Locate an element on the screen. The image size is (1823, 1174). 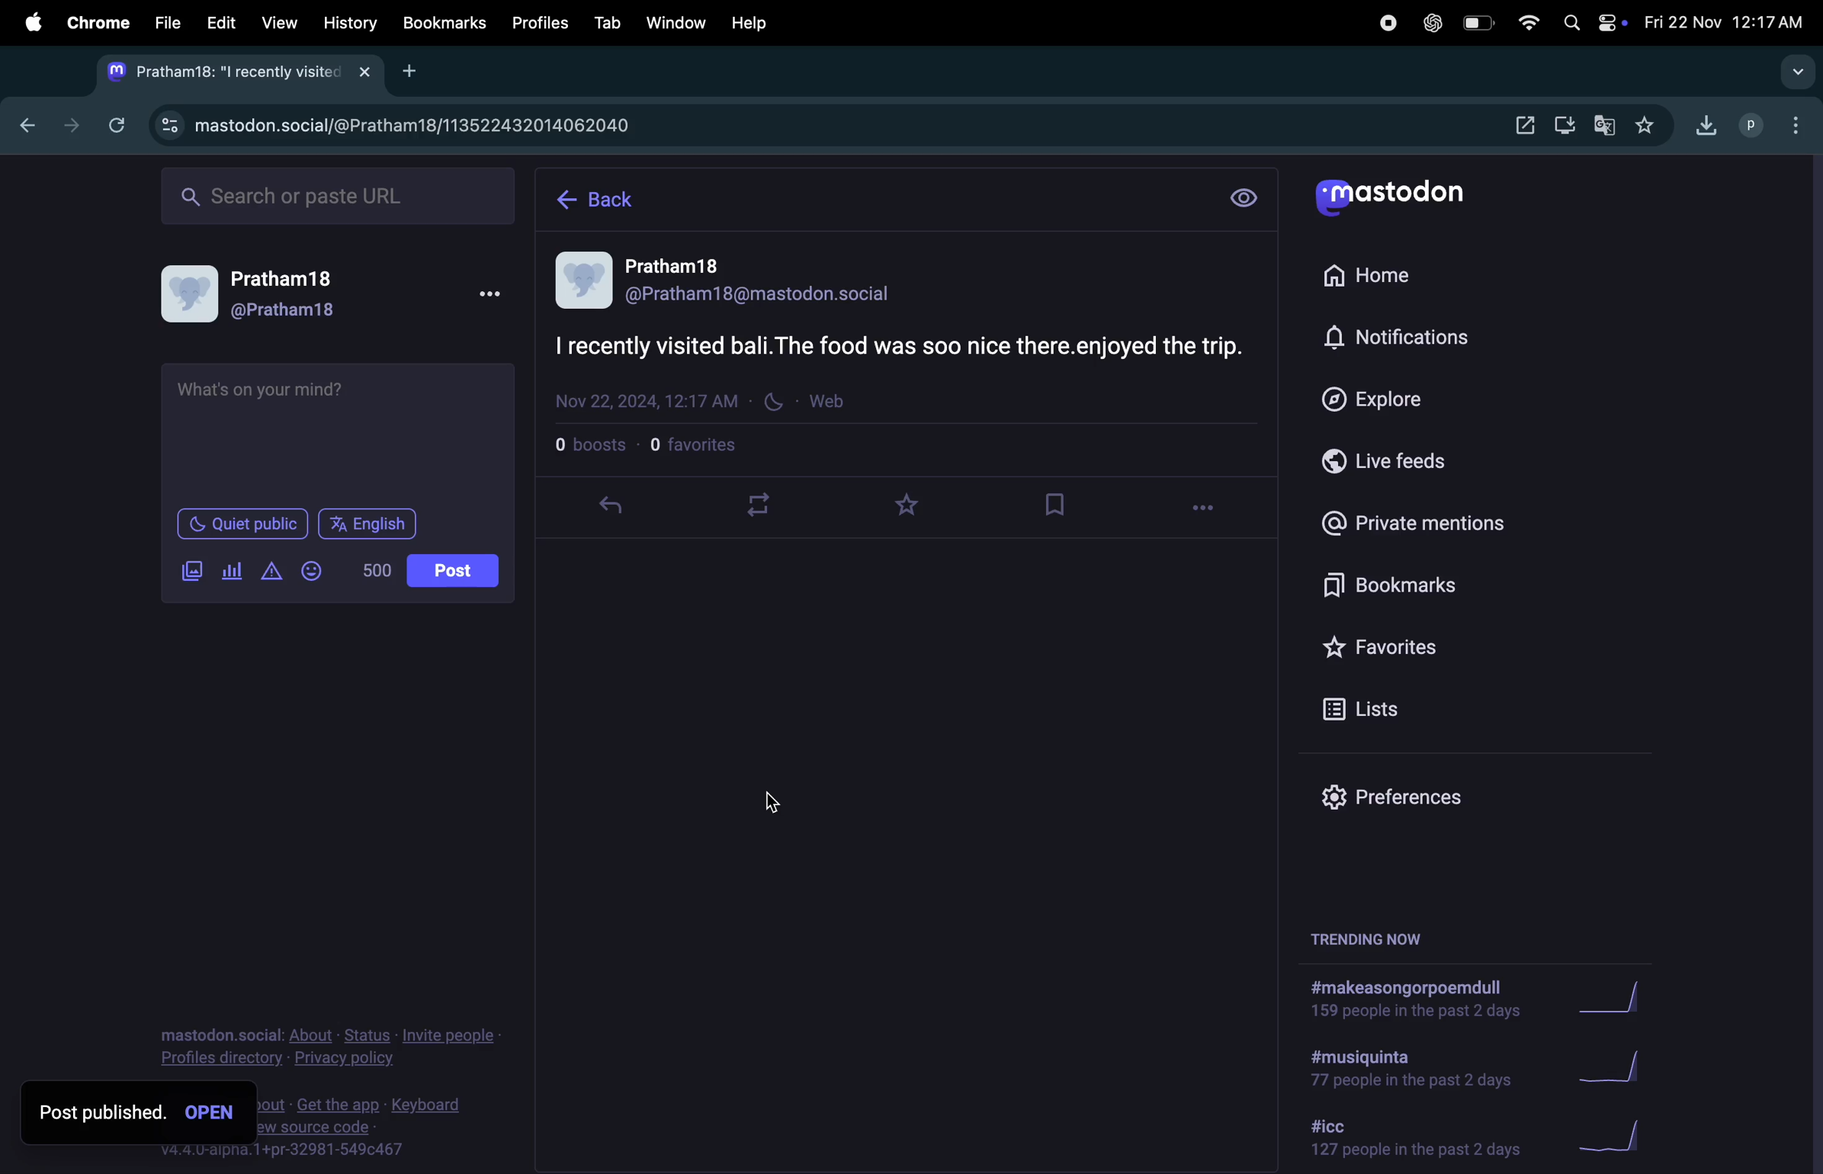
graph is located at coordinates (1601, 997).